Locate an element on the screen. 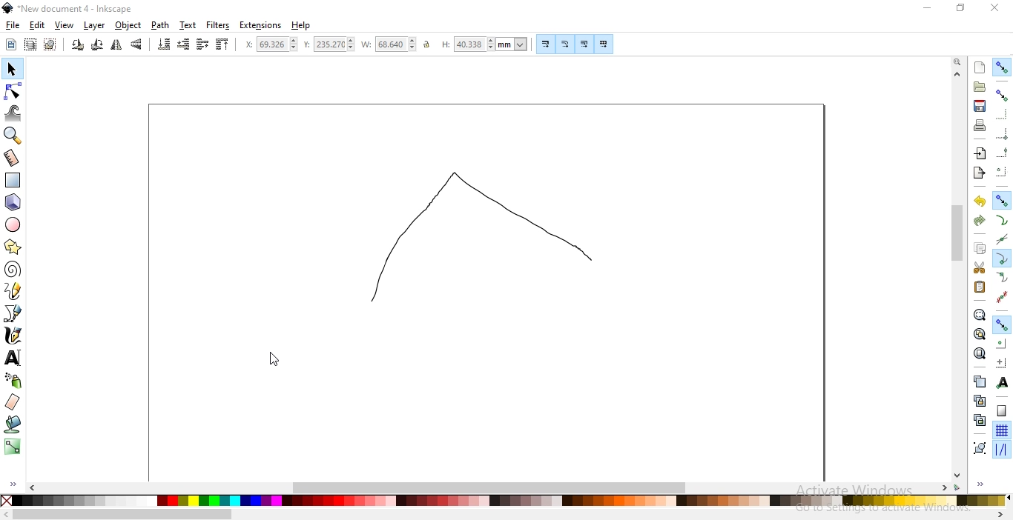 This screenshot has height=520, width=1013. width of selection is located at coordinates (389, 44).